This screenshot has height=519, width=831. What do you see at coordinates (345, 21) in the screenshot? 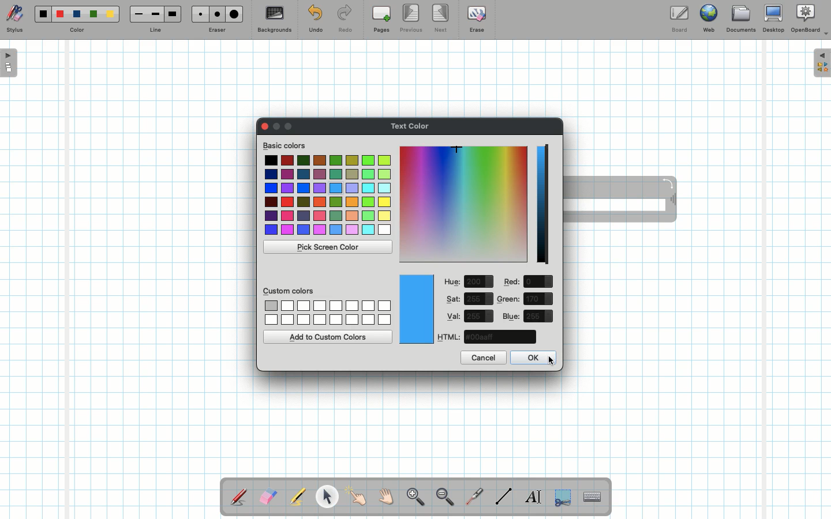
I see `Redo` at bounding box center [345, 21].